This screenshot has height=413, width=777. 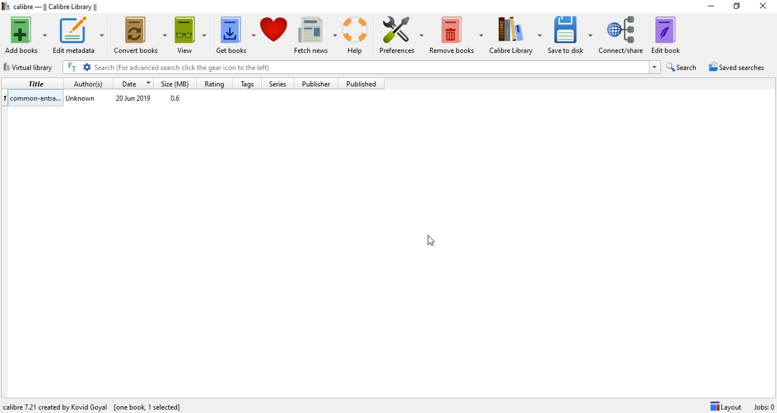 What do you see at coordinates (275, 34) in the screenshot?
I see `Donate to calibre` at bounding box center [275, 34].